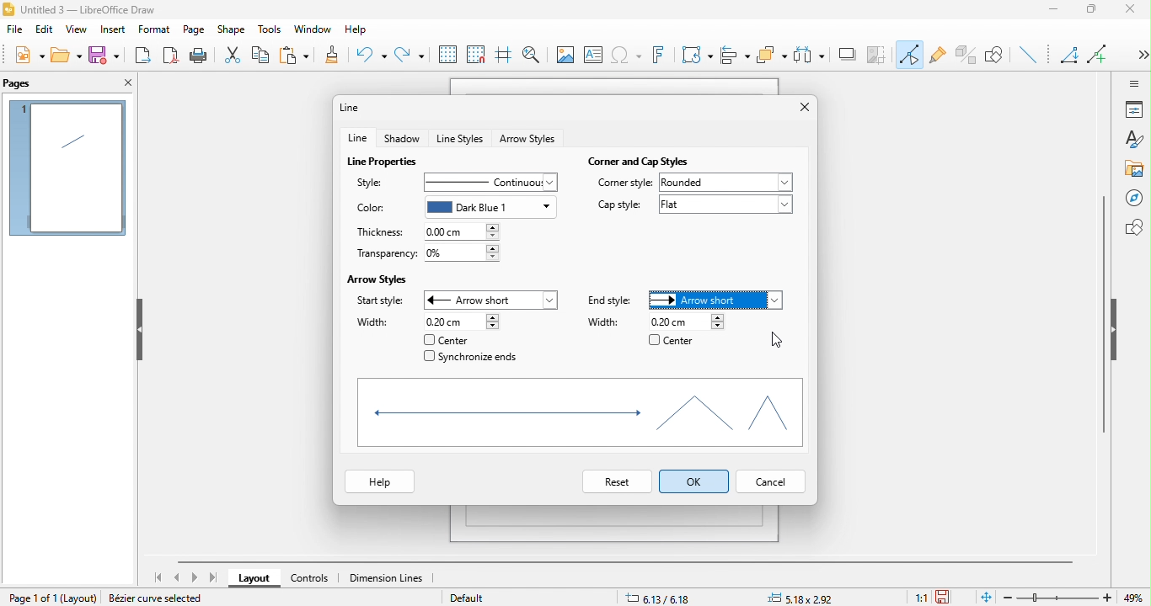 This screenshot has width=1151, height=606. What do you see at coordinates (911, 56) in the screenshot?
I see `toggle point edit mode` at bounding box center [911, 56].